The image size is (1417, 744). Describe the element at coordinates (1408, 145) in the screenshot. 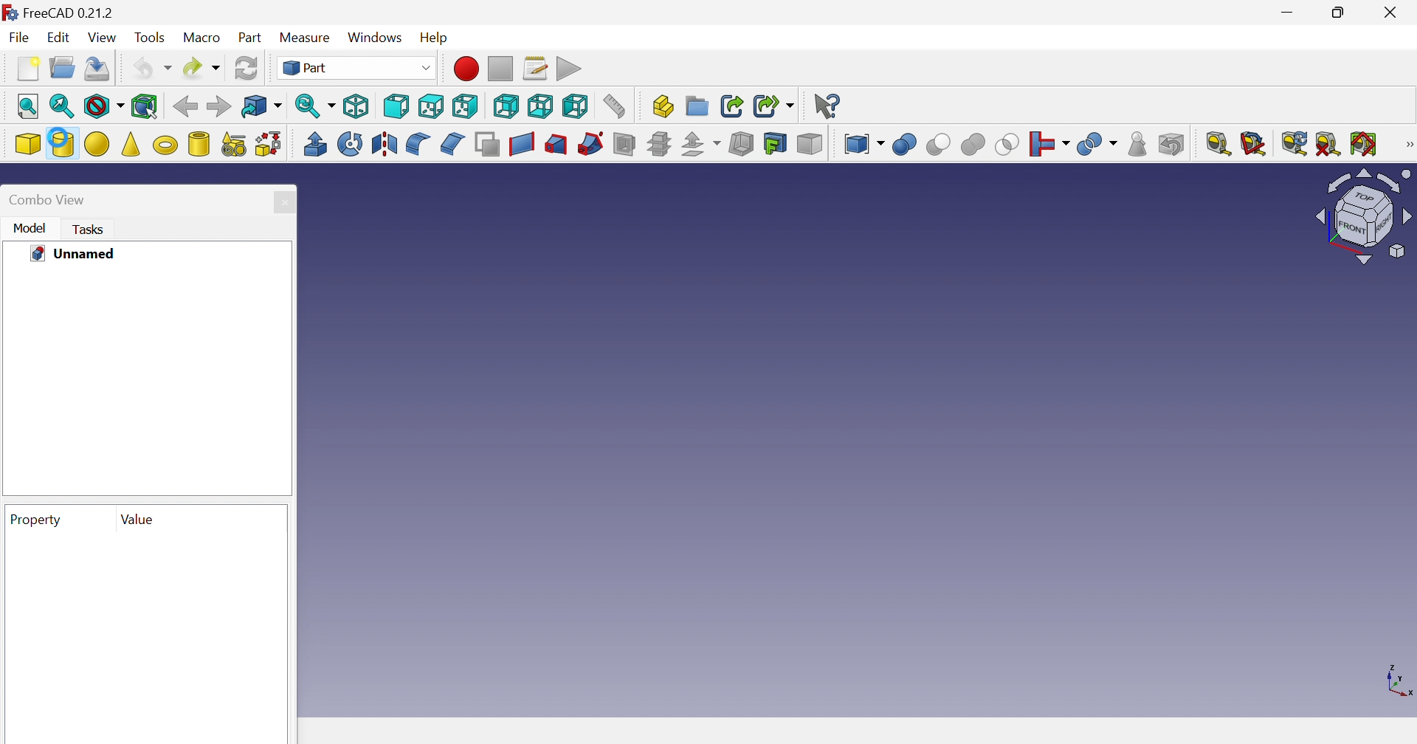

I see `[Measure]` at that location.